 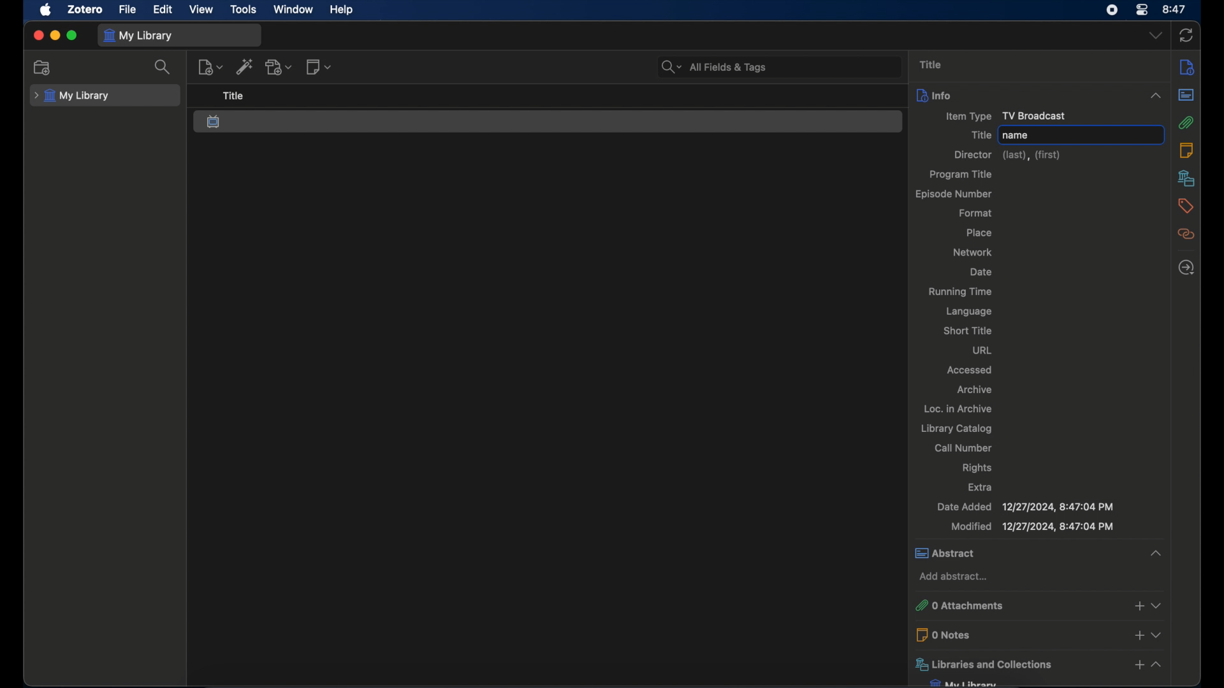 What do you see at coordinates (1159, 665) in the screenshot?
I see `collapse` at bounding box center [1159, 665].